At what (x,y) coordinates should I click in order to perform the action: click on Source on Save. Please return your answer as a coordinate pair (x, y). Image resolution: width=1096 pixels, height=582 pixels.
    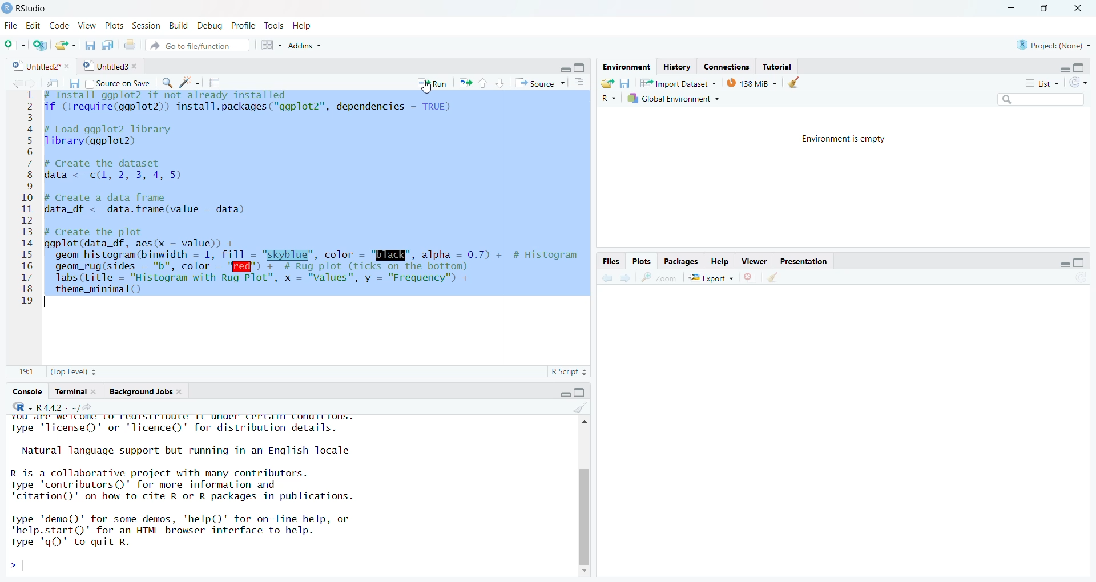
    Looking at the image, I should click on (120, 82).